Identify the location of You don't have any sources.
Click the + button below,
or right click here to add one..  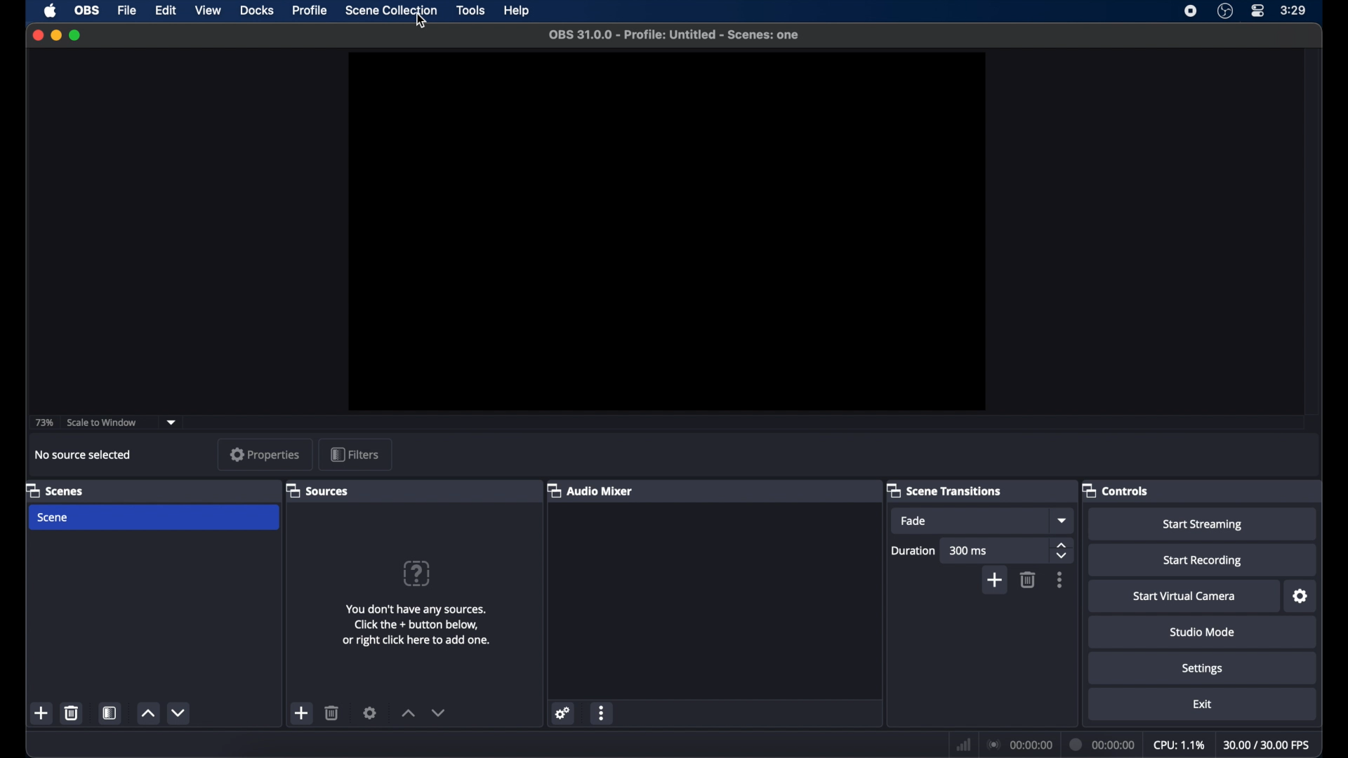
(423, 627).